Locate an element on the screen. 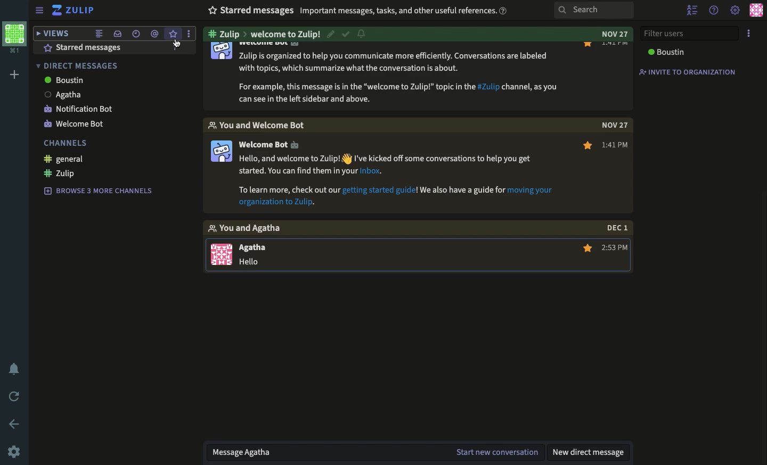 This screenshot has width=767, height=465.  moving your is located at coordinates (532, 190).